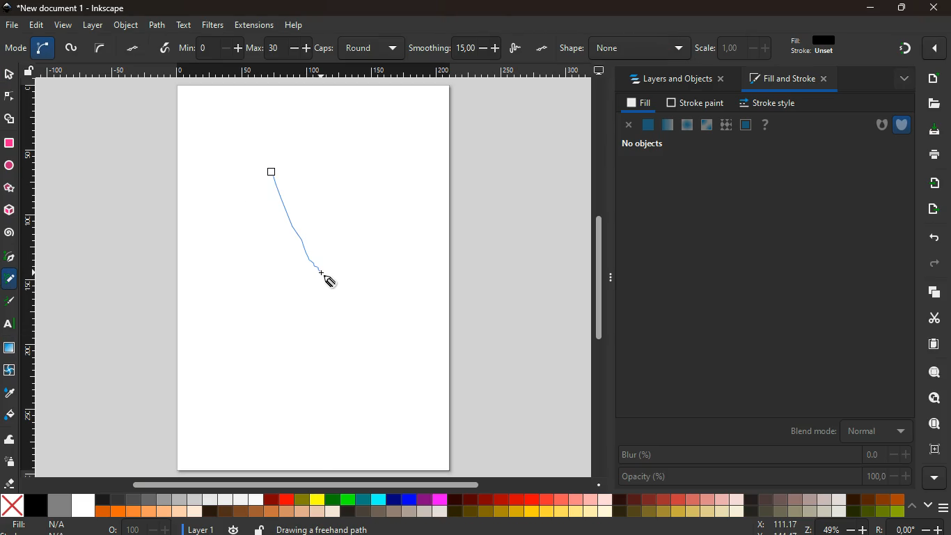  I want to click on layers and objects, so click(676, 79).